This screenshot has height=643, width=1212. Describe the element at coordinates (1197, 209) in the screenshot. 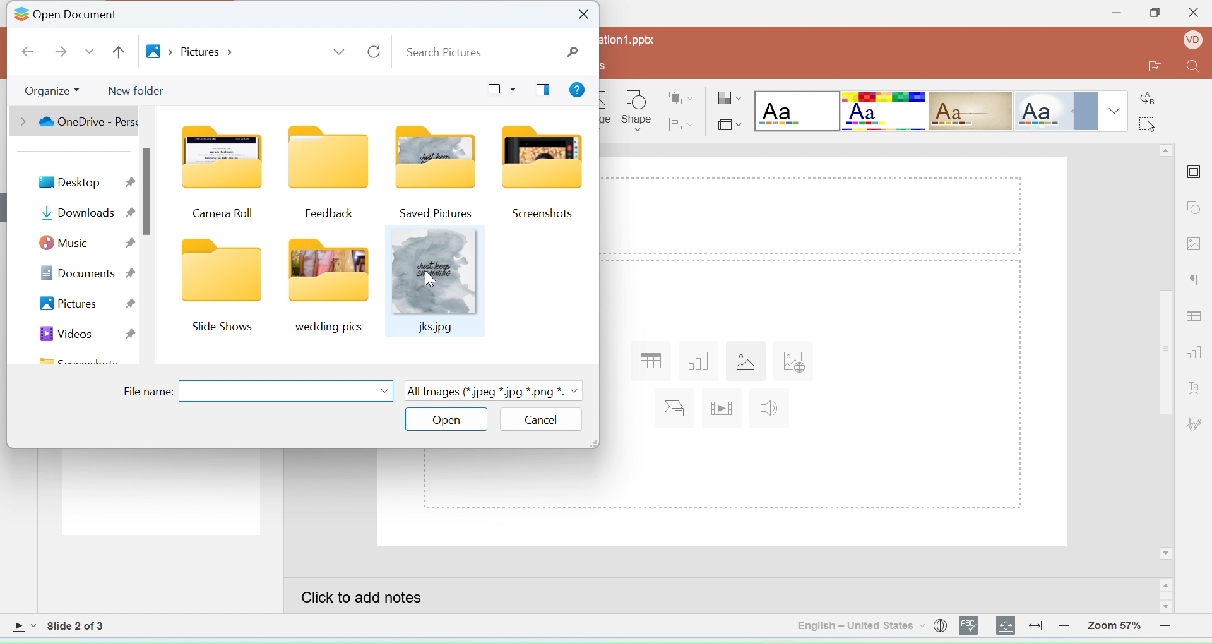

I see `Shape settings` at that location.